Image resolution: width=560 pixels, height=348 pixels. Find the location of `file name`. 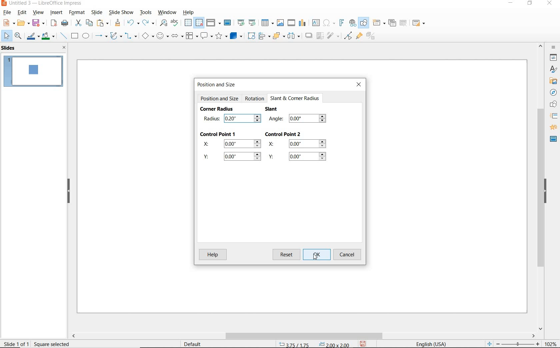

file name is located at coordinates (42, 4).